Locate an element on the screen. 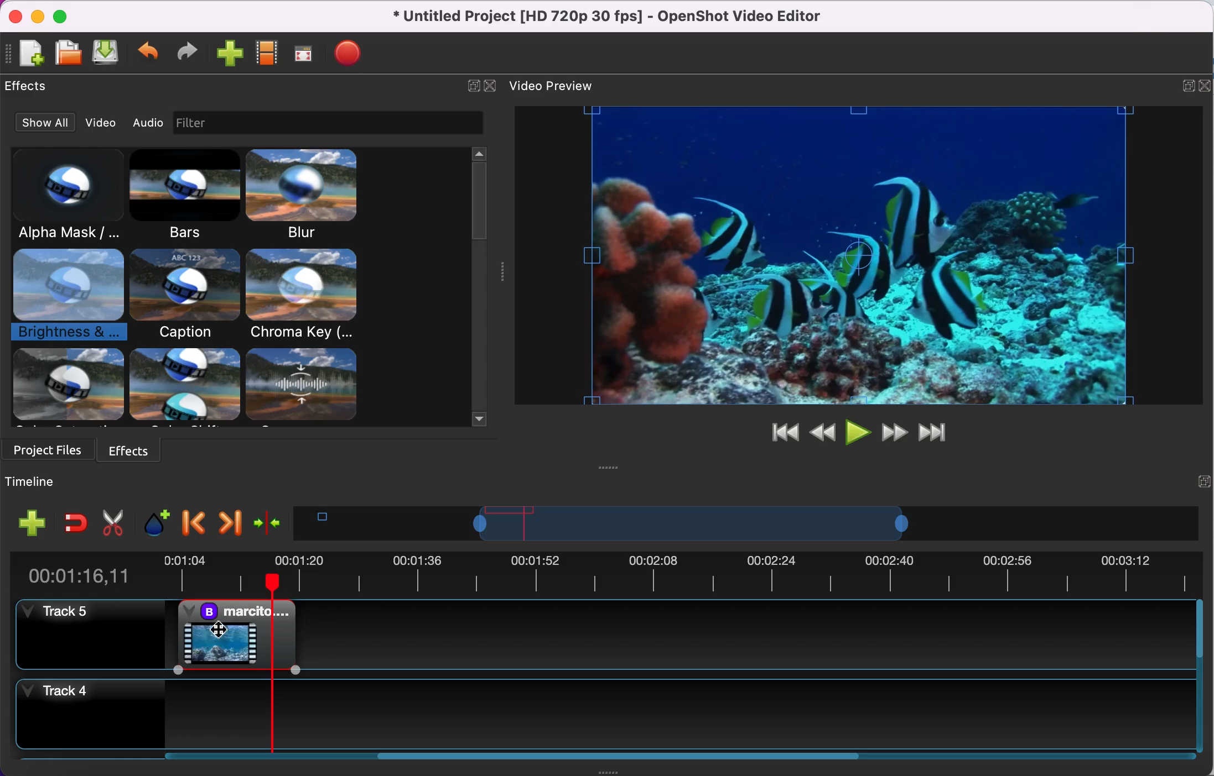 The image size is (1214, 776). video preview is located at coordinates (857, 257).